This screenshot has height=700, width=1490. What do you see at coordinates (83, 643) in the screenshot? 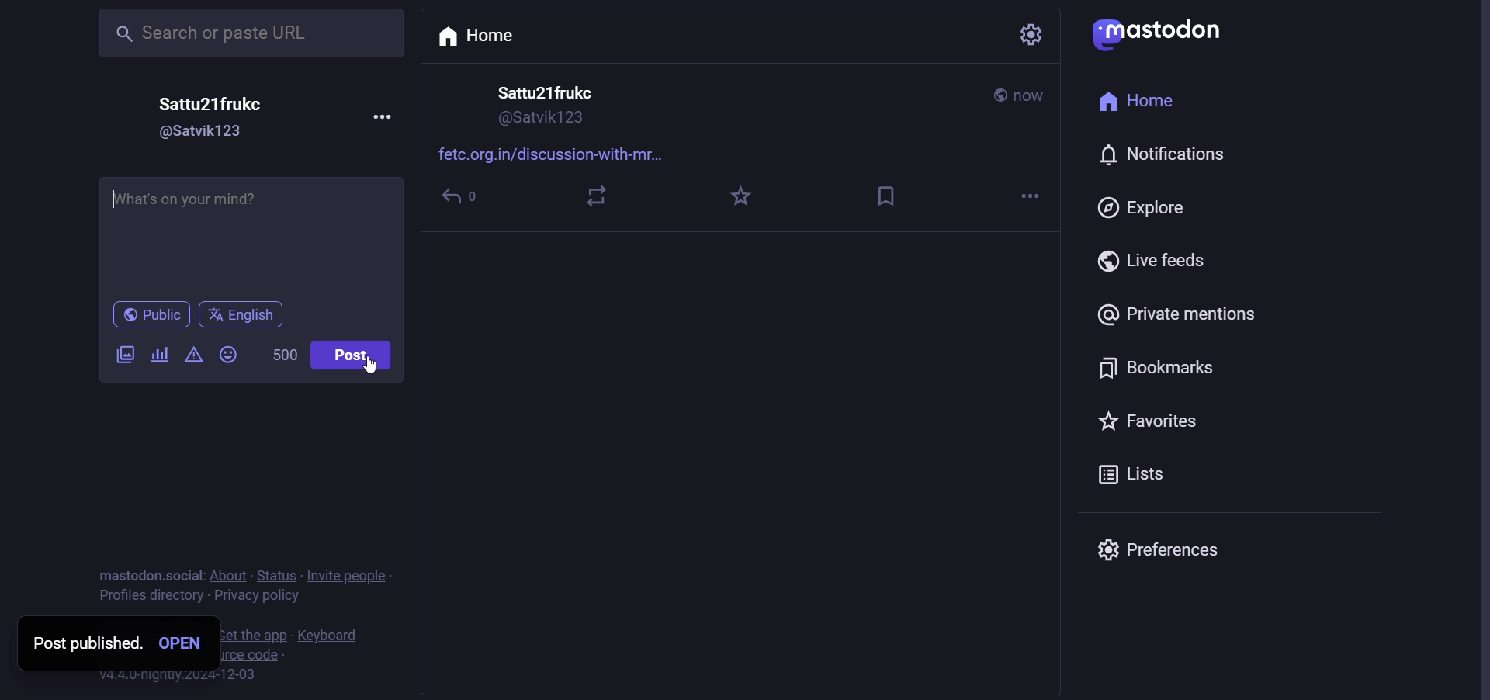
I see `post published` at bounding box center [83, 643].